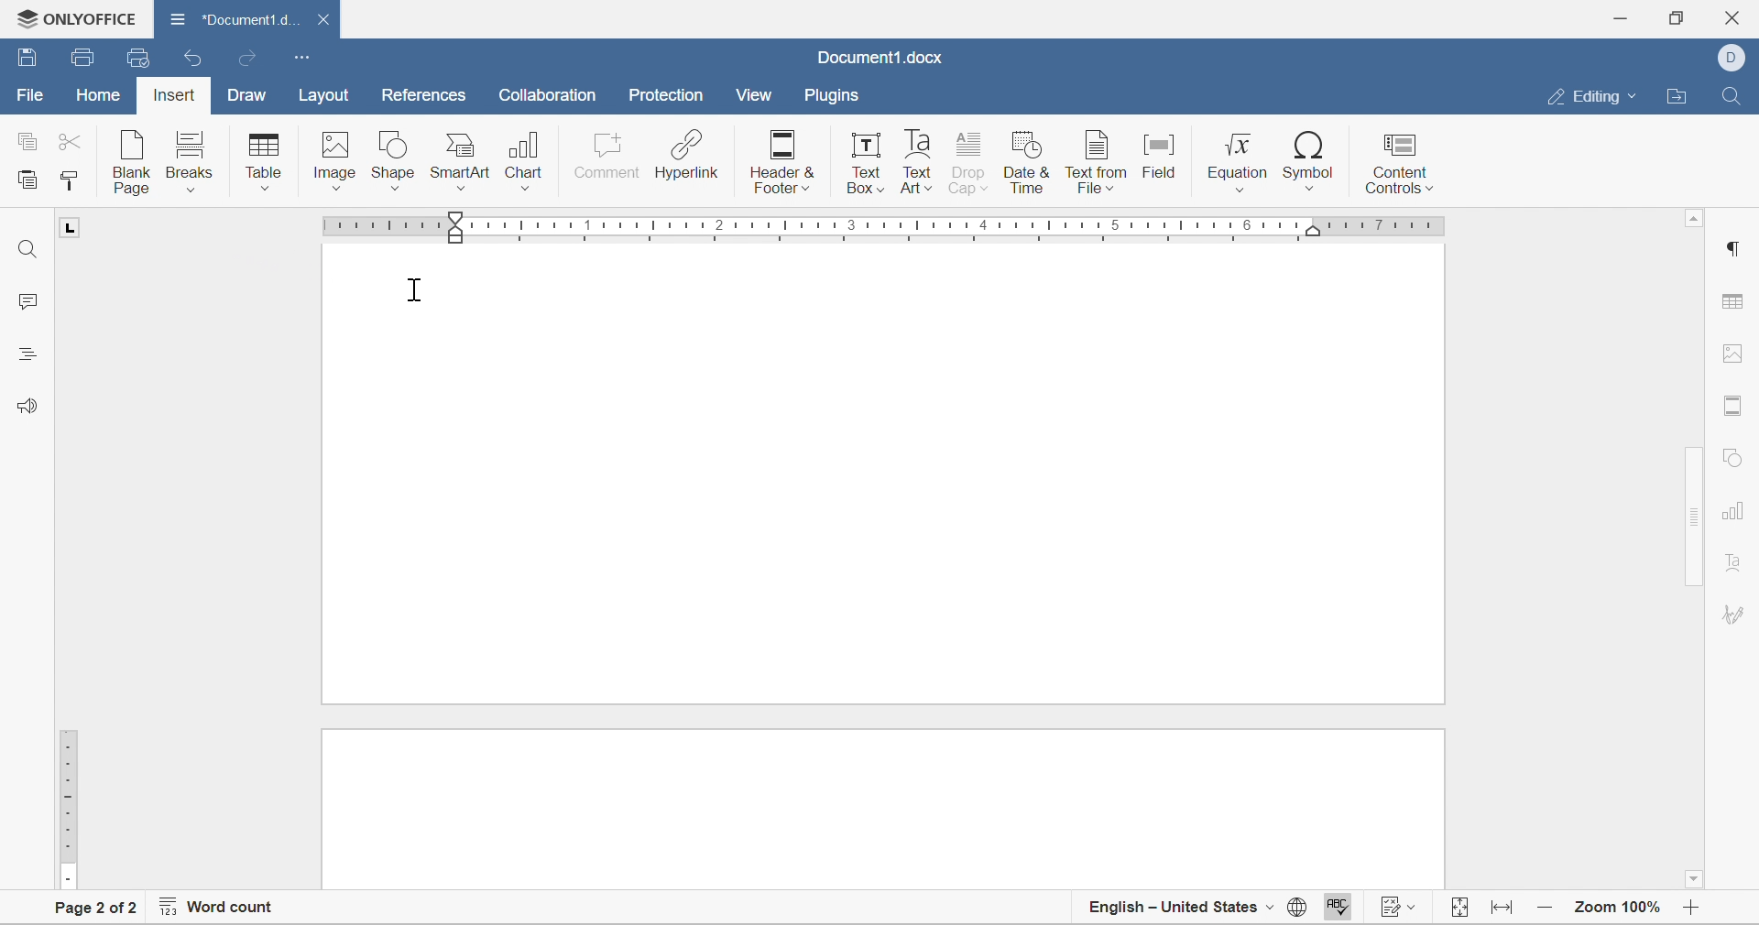 This screenshot has height=925, width=1759. Describe the element at coordinates (421, 97) in the screenshot. I see `References` at that location.